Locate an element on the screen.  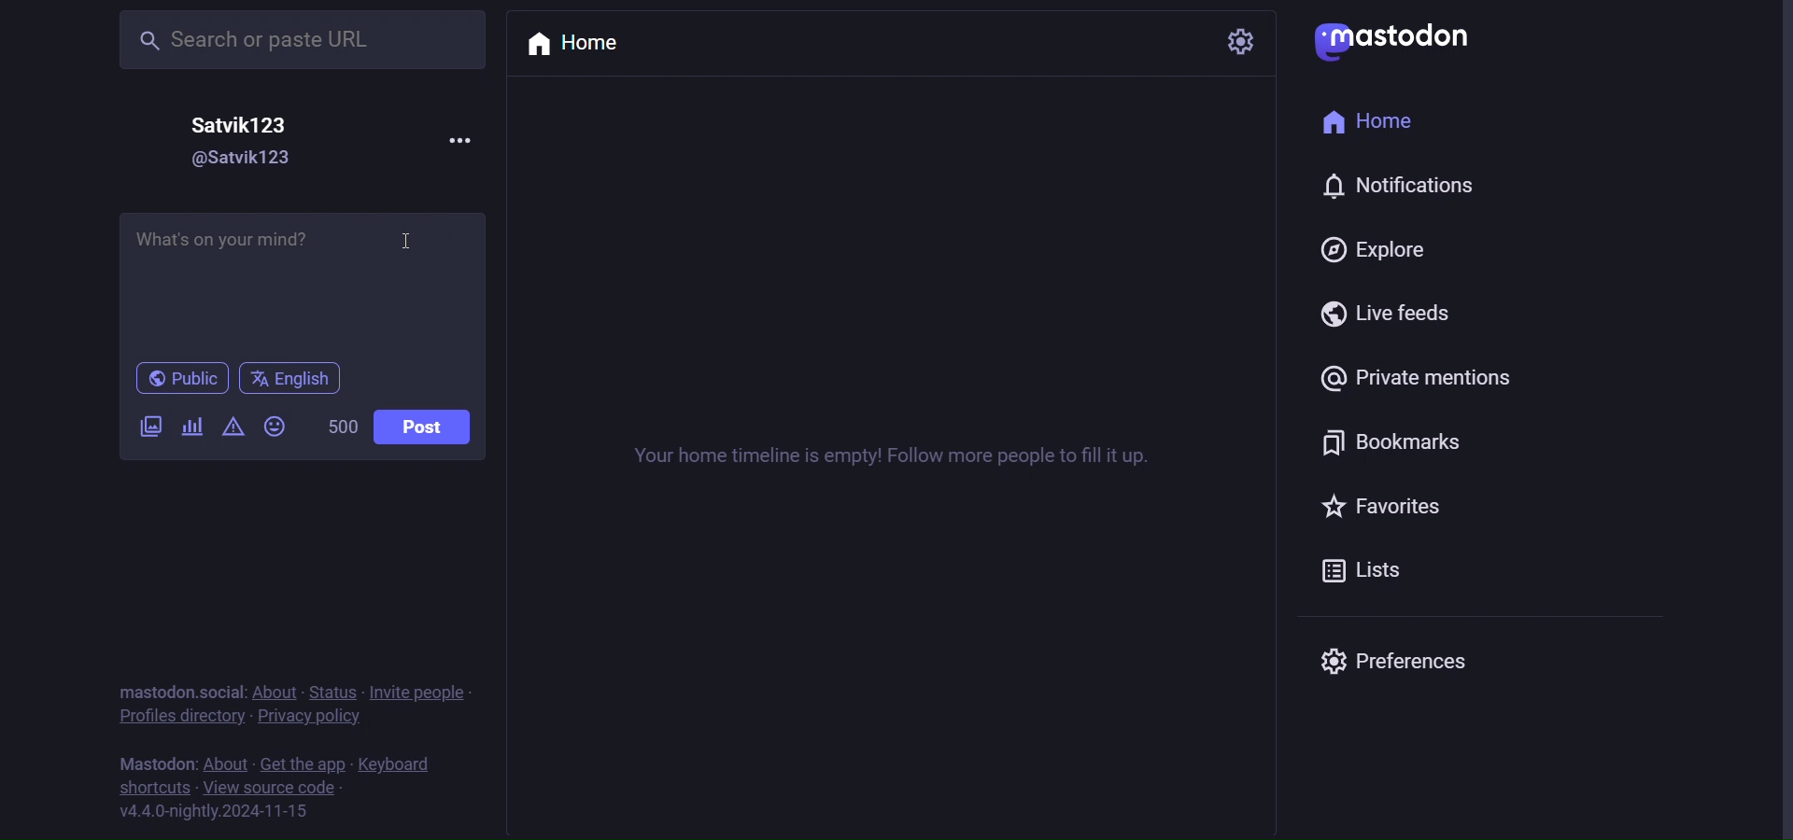
id is located at coordinates (227, 161).